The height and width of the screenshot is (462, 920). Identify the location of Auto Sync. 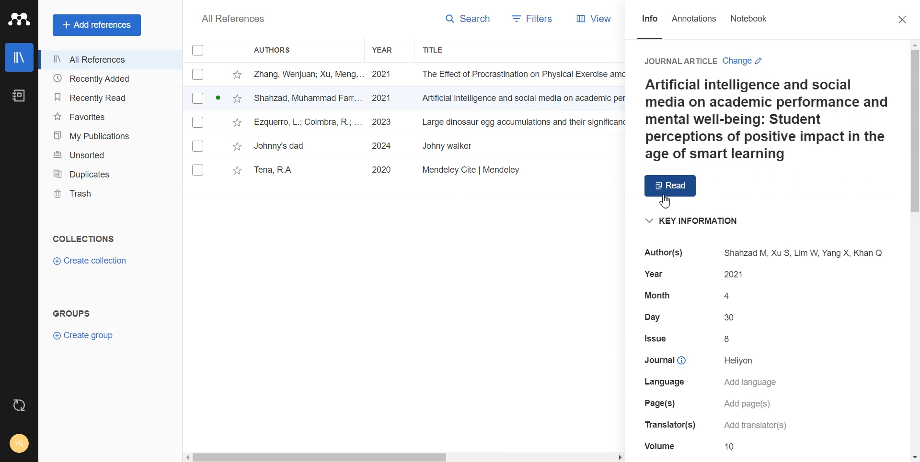
(20, 406).